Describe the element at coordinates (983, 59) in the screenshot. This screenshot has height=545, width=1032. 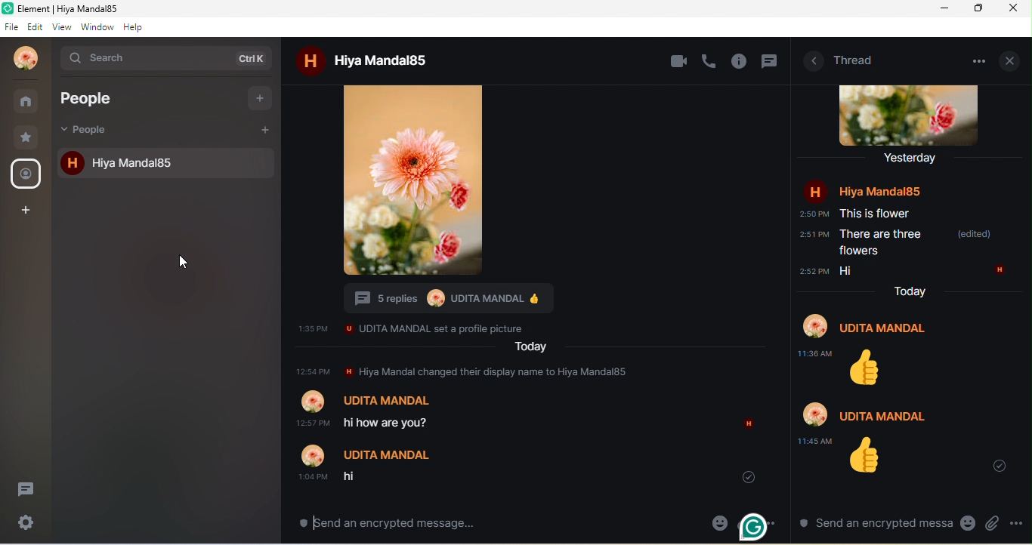
I see `option` at that location.